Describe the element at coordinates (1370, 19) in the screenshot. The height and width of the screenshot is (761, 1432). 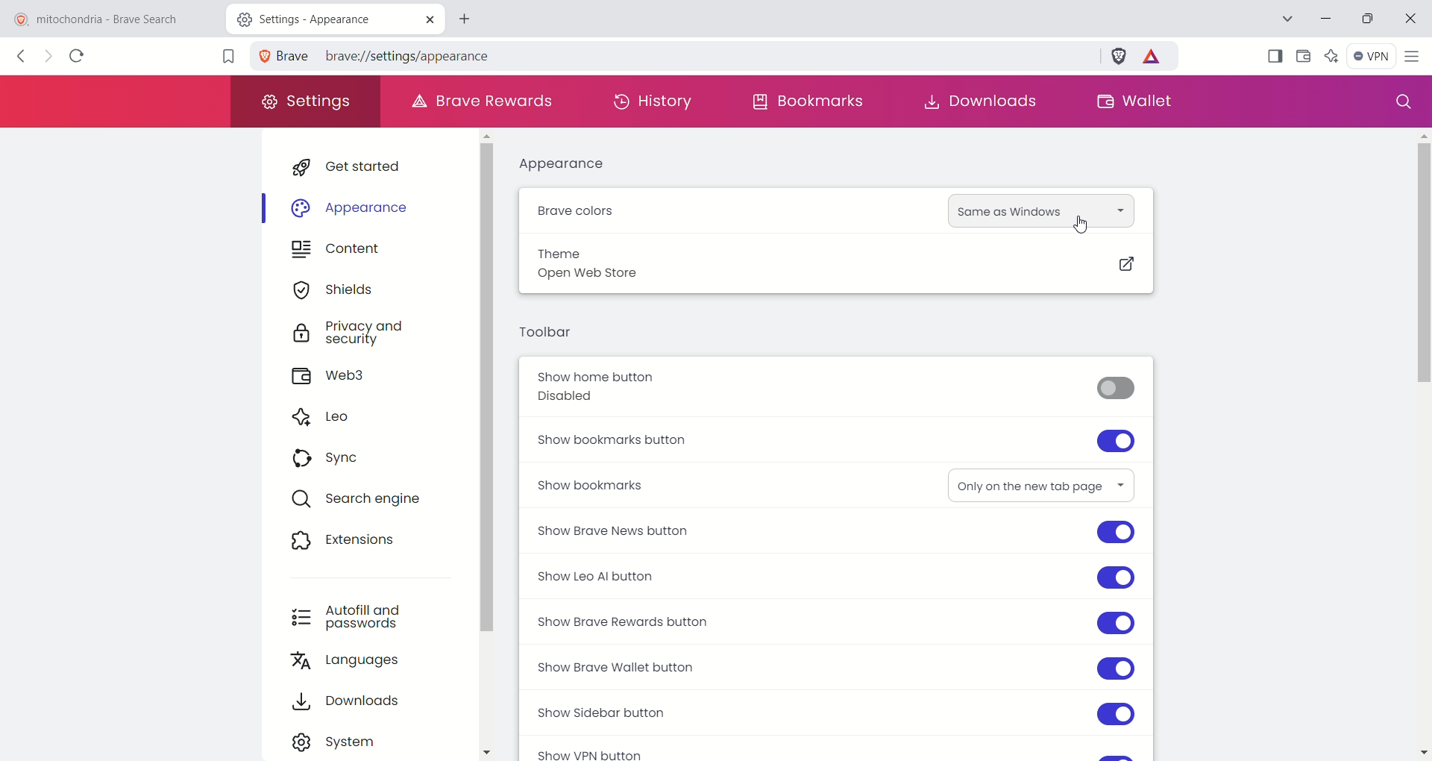
I see `maximize` at that location.